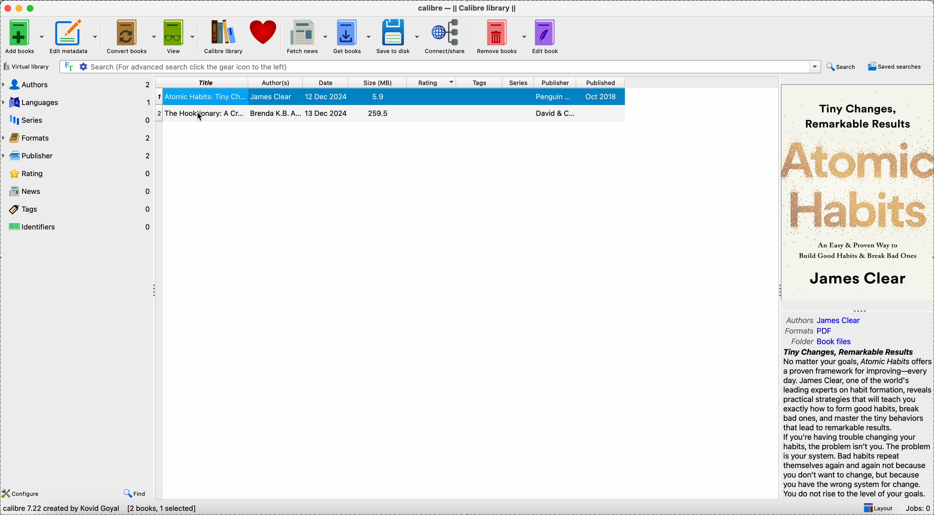  What do you see at coordinates (448, 37) in the screenshot?
I see `connect/share` at bounding box center [448, 37].